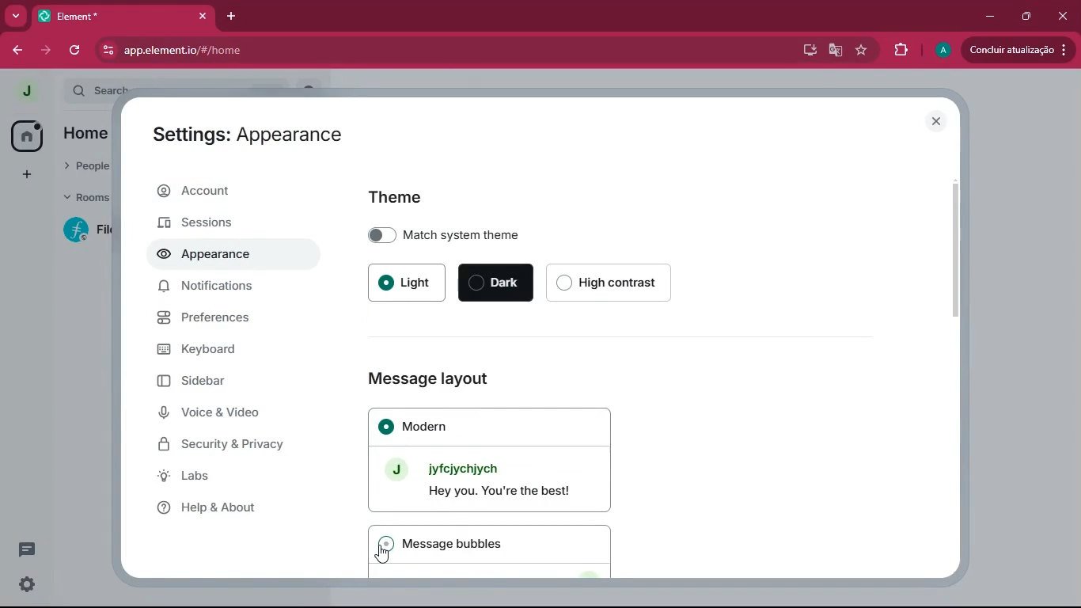  What do you see at coordinates (992, 17) in the screenshot?
I see `minimize` at bounding box center [992, 17].